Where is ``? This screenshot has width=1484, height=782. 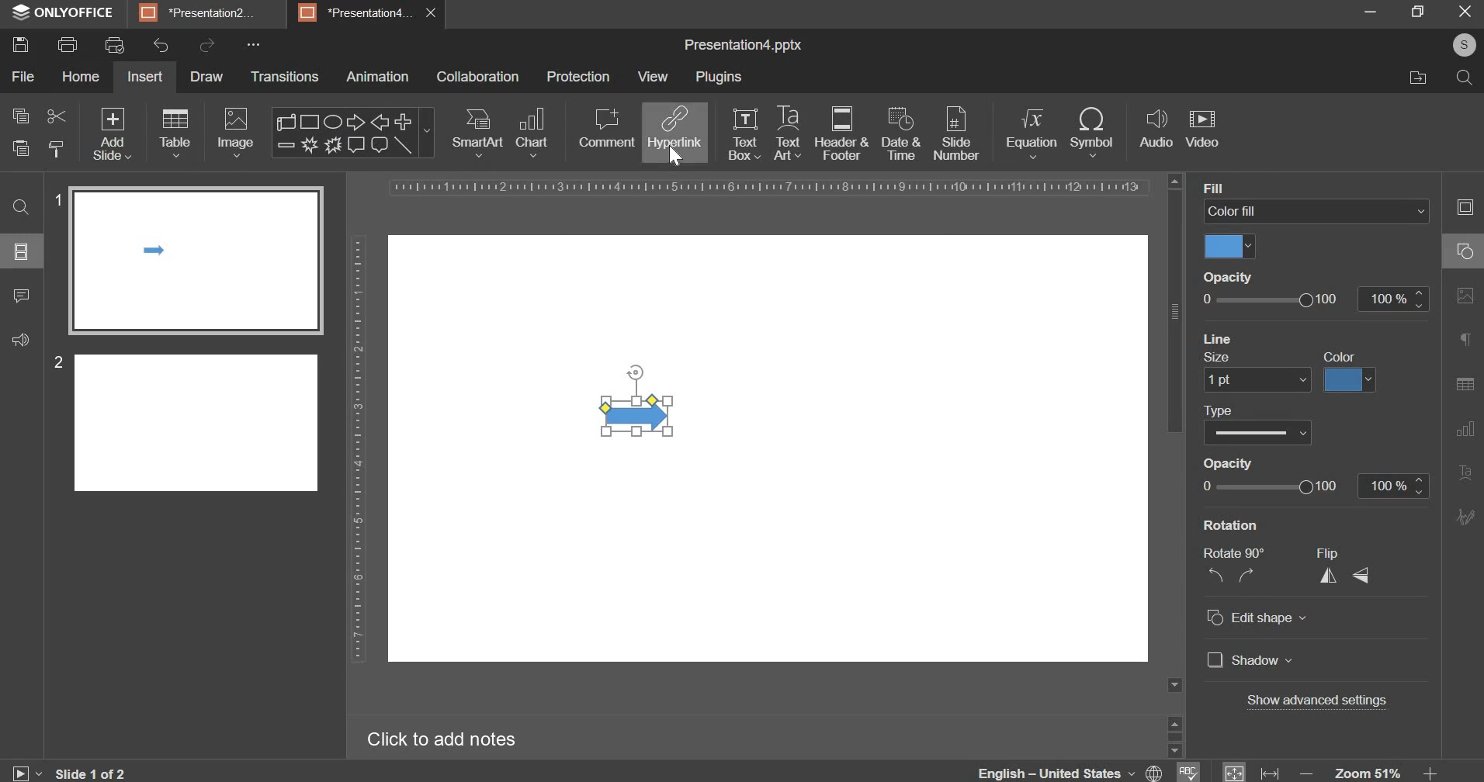
 is located at coordinates (1267, 491).